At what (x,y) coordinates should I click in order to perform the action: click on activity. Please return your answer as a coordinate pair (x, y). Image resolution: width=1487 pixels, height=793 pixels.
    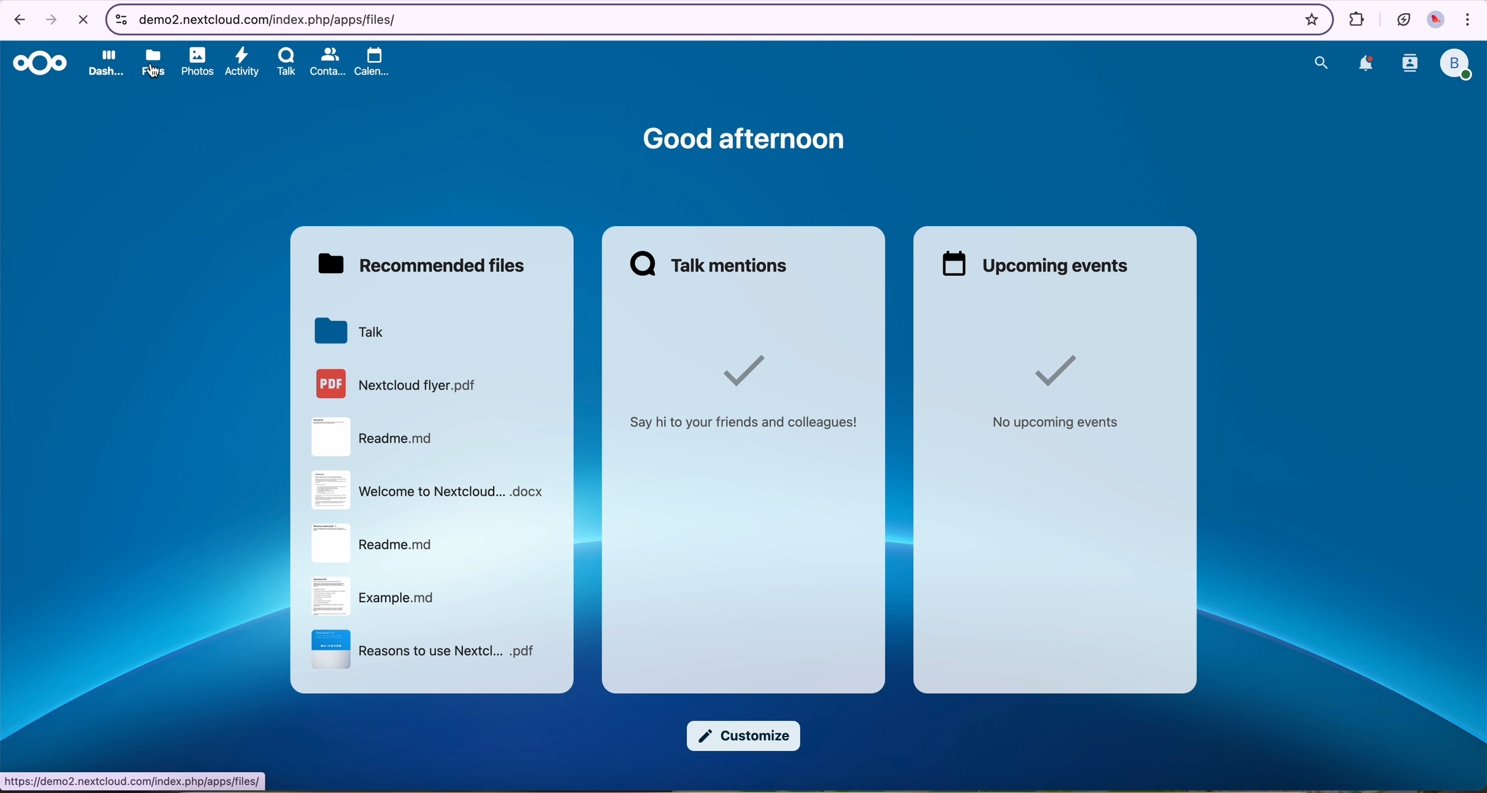
    Looking at the image, I should click on (242, 63).